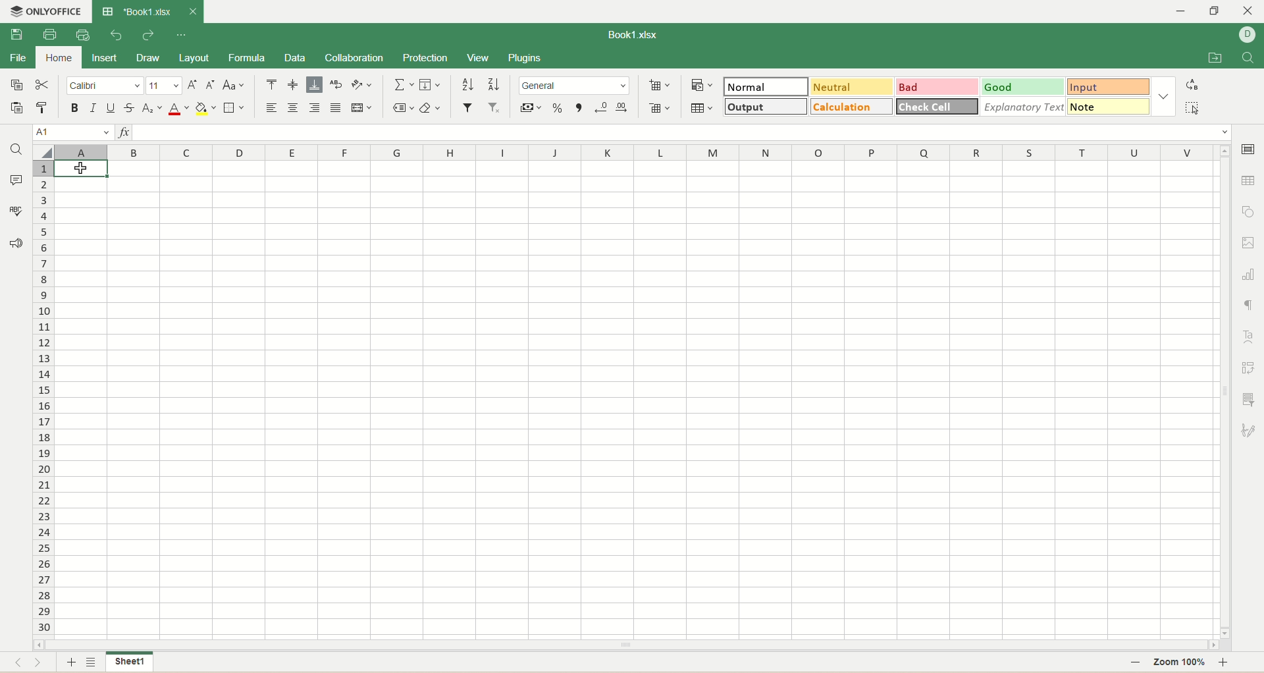  I want to click on insert cell, so click(660, 86).